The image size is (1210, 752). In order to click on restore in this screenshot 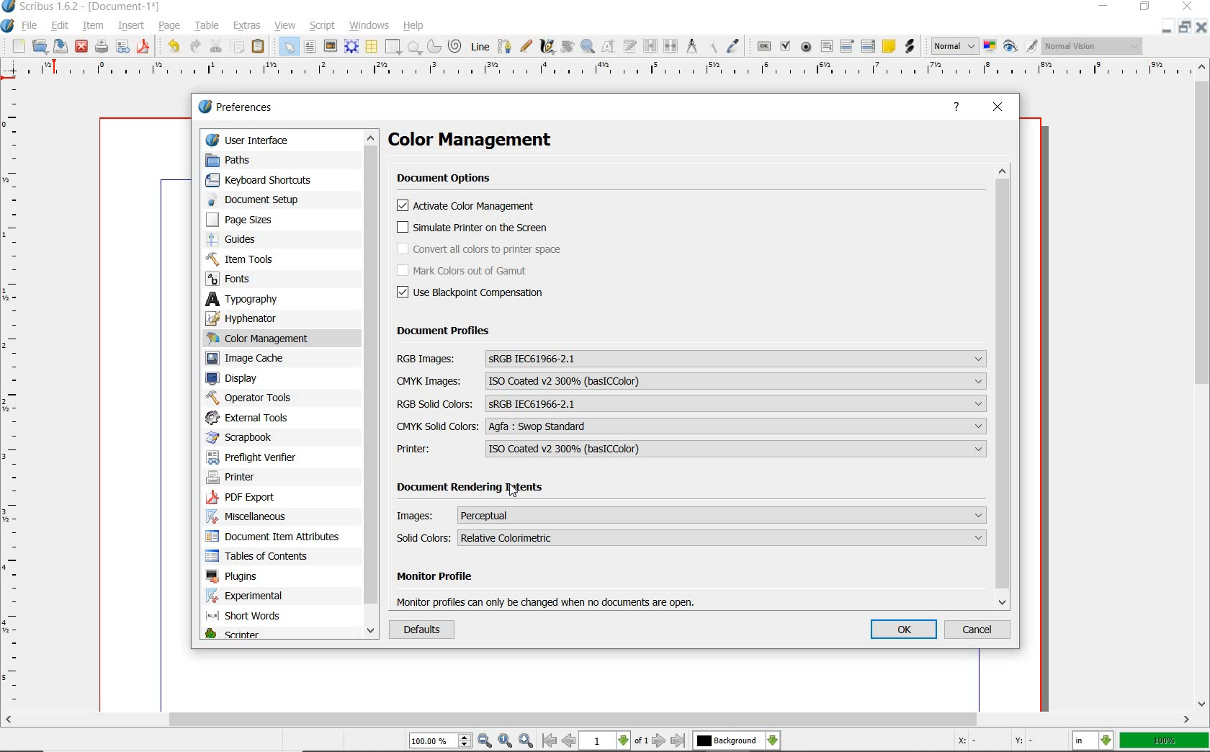, I will do `click(1186, 29)`.